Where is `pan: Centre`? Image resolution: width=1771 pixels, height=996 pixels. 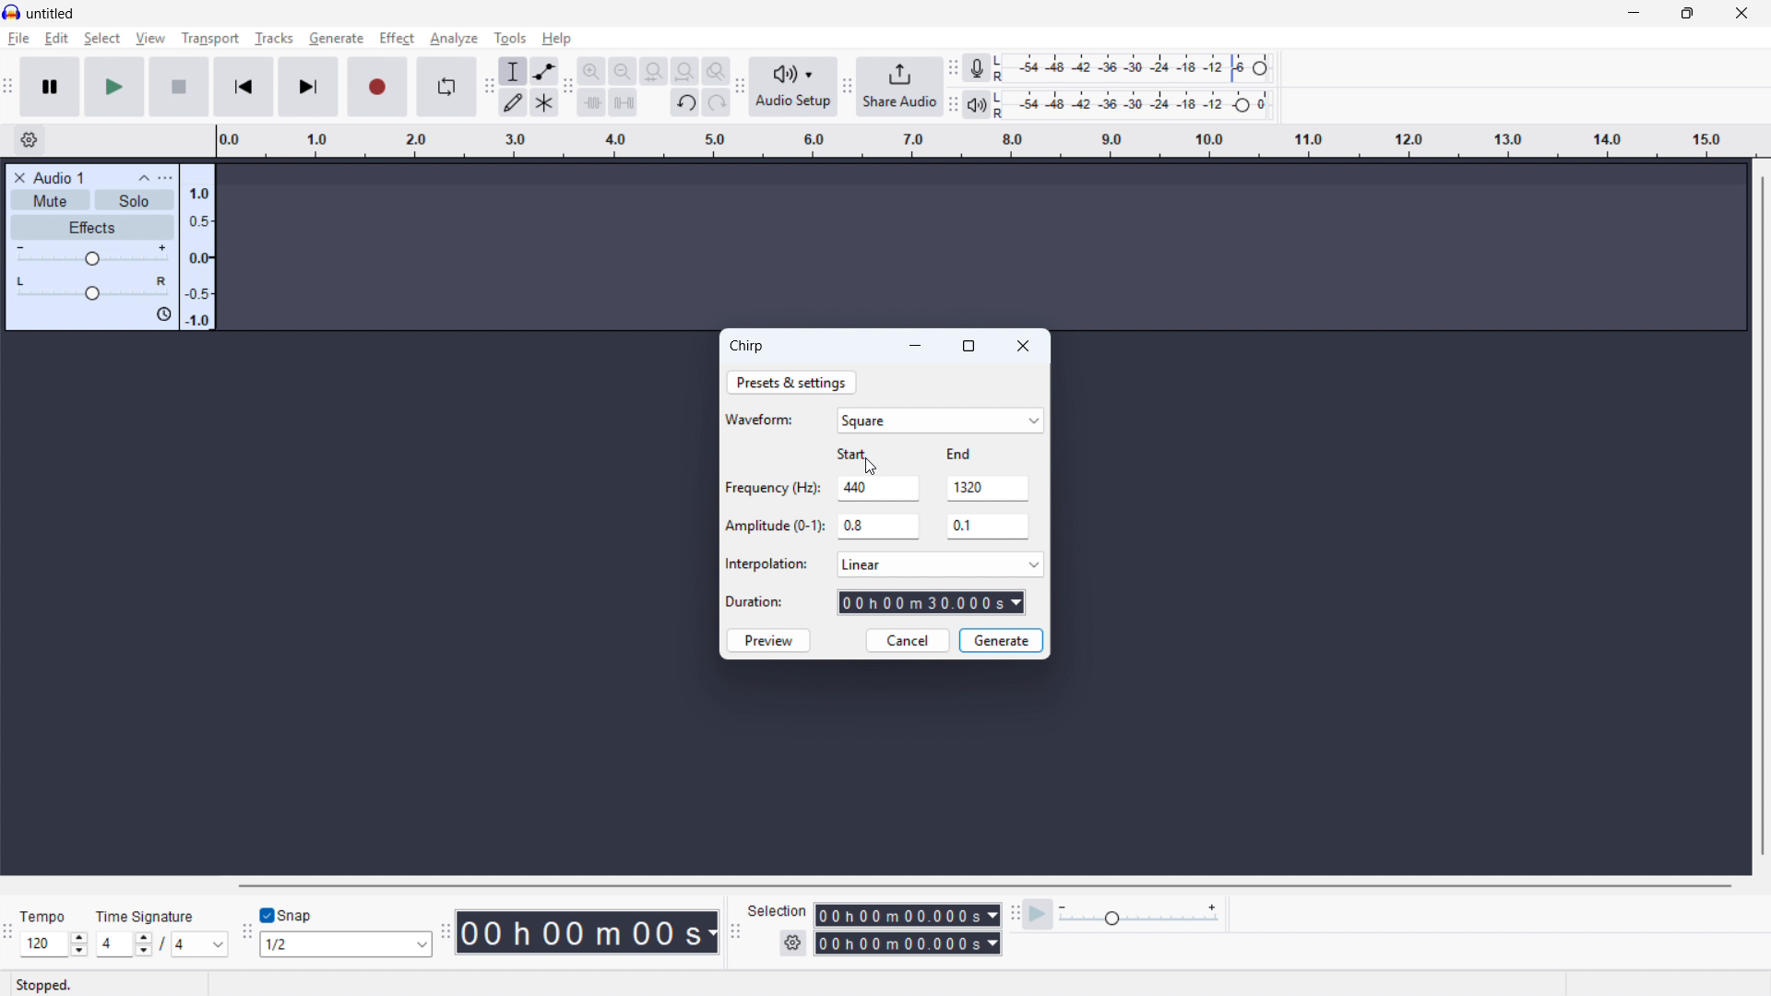
pan: Centre is located at coordinates (95, 288).